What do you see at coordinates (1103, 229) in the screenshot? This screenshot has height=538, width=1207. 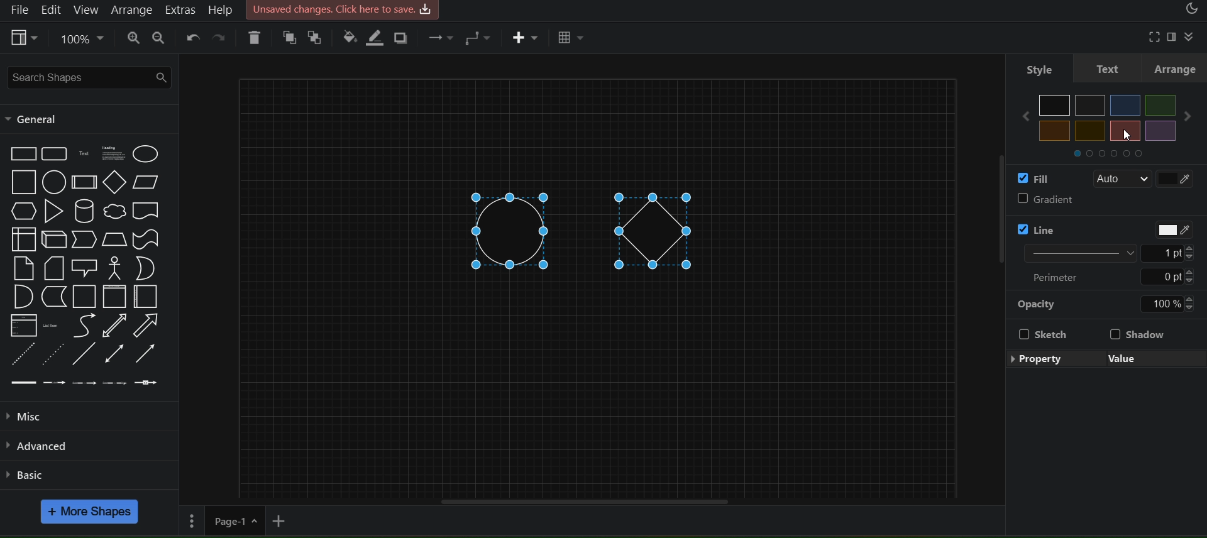 I see `line` at bounding box center [1103, 229].